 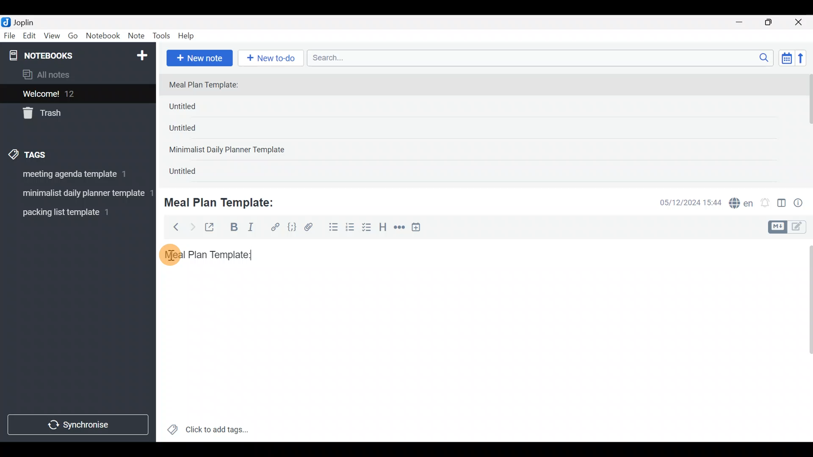 What do you see at coordinates (800, 23) in the screenshot?
I see `Close` at bounding box center [800, 23].